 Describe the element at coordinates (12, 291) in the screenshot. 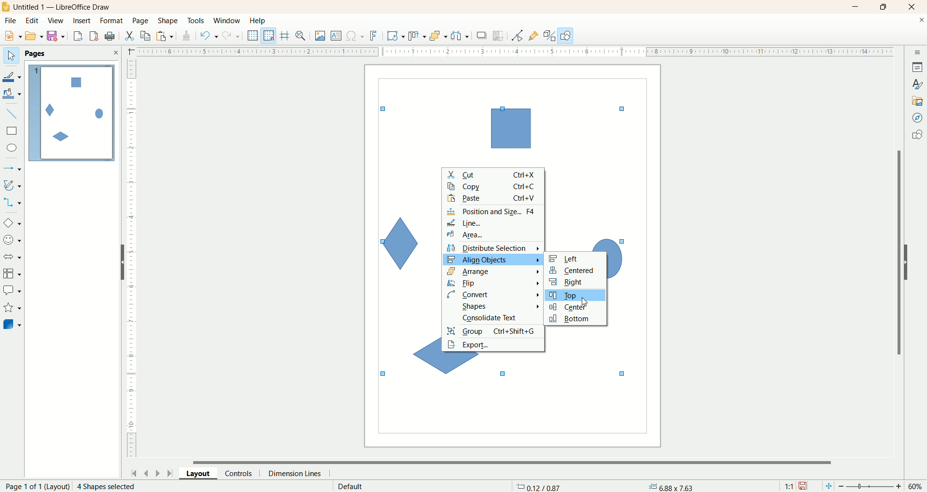

I see `callout shapes` at that location.